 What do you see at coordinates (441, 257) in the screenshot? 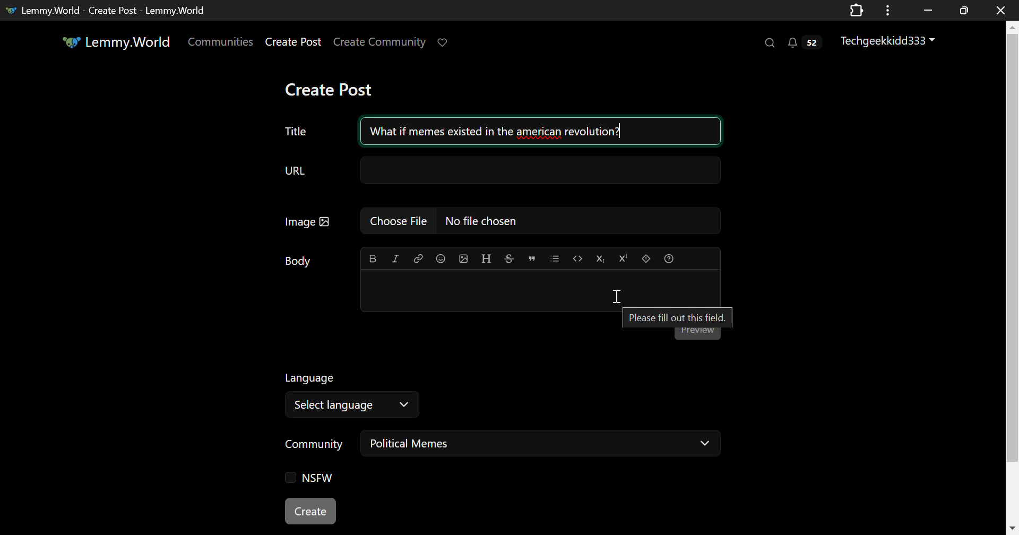
I see `Insert Emoji` at bounding box center [441, 257].